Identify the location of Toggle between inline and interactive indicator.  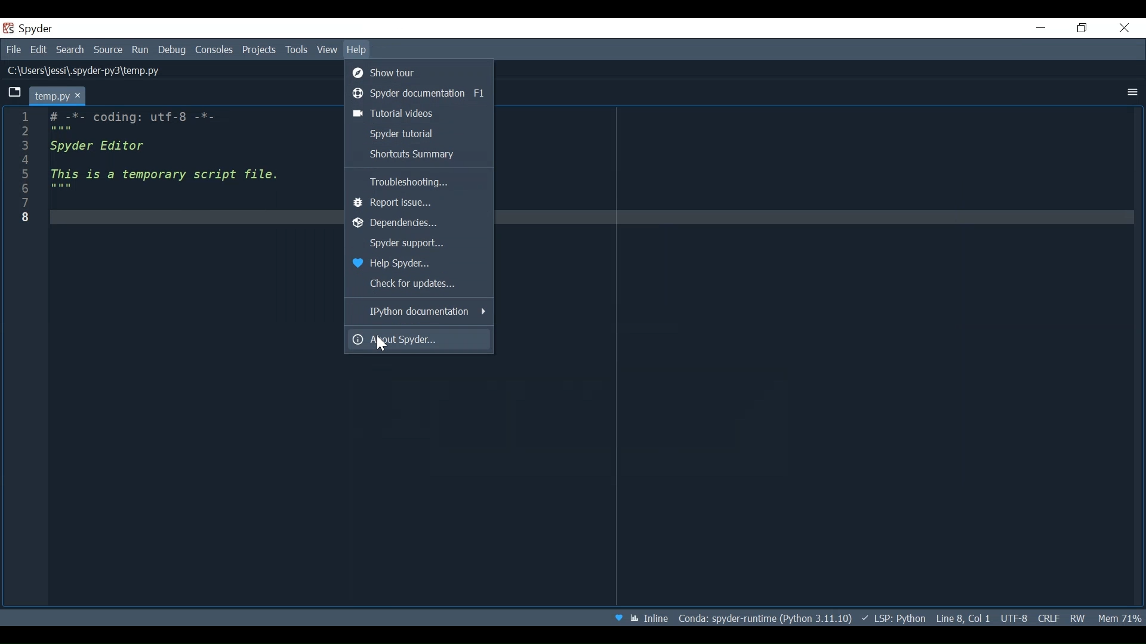
(651, 618).